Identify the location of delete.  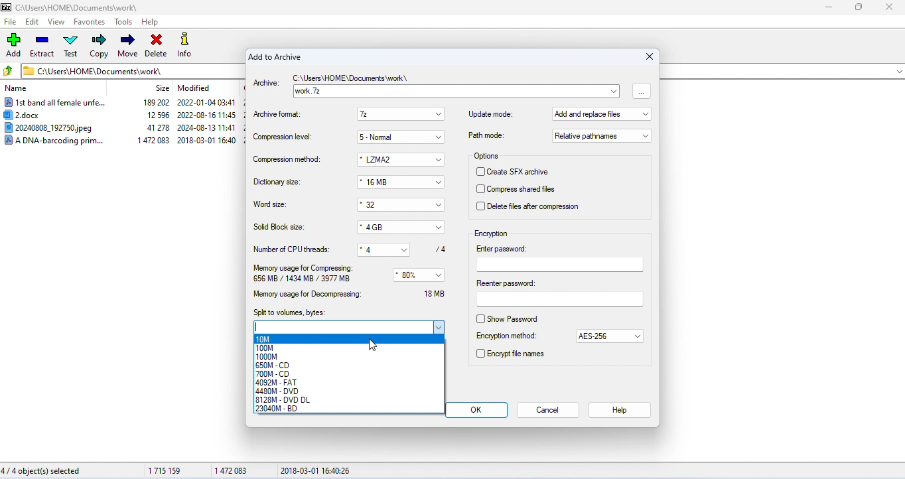
(155, 46).